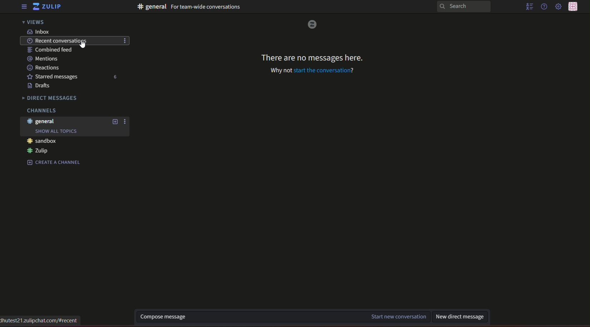 The width and height of the screenshot is (590, 327). What do you see at coordinates (48, 7) in the screenshot?
I see `Zulip logo` at bounding box center [48, 7].